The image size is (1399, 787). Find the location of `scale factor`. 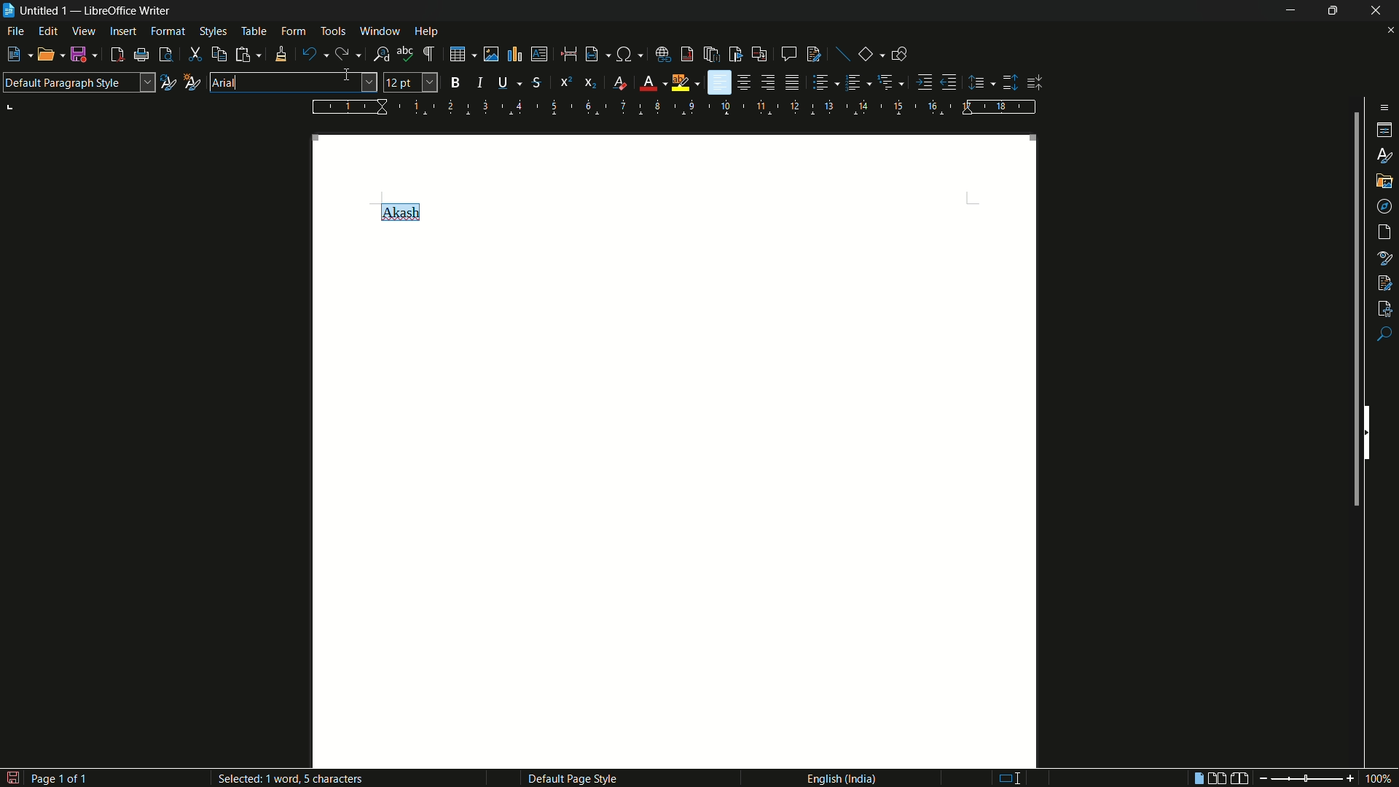

scale factor is located at coordinates (1380, 779).